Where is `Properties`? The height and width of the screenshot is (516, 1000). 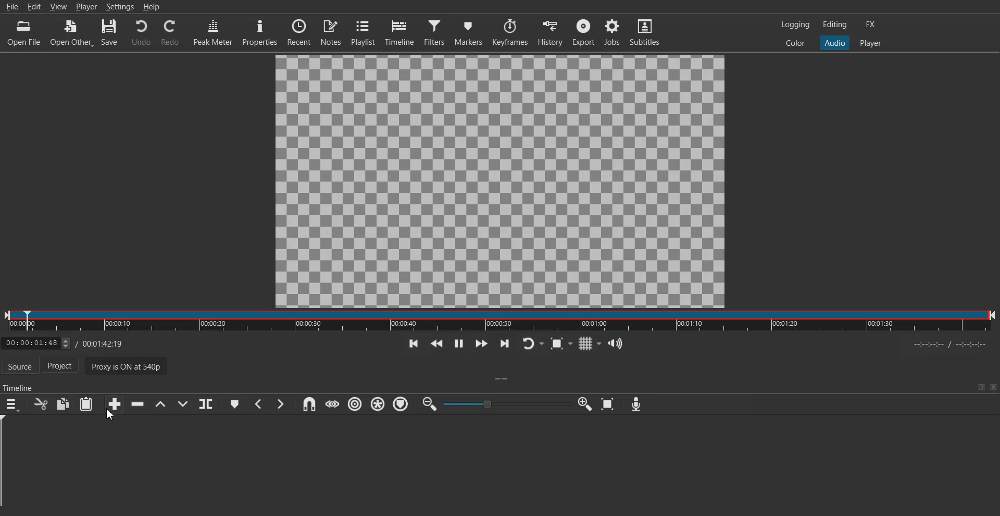
Properties is located at coordinates (259, 32).